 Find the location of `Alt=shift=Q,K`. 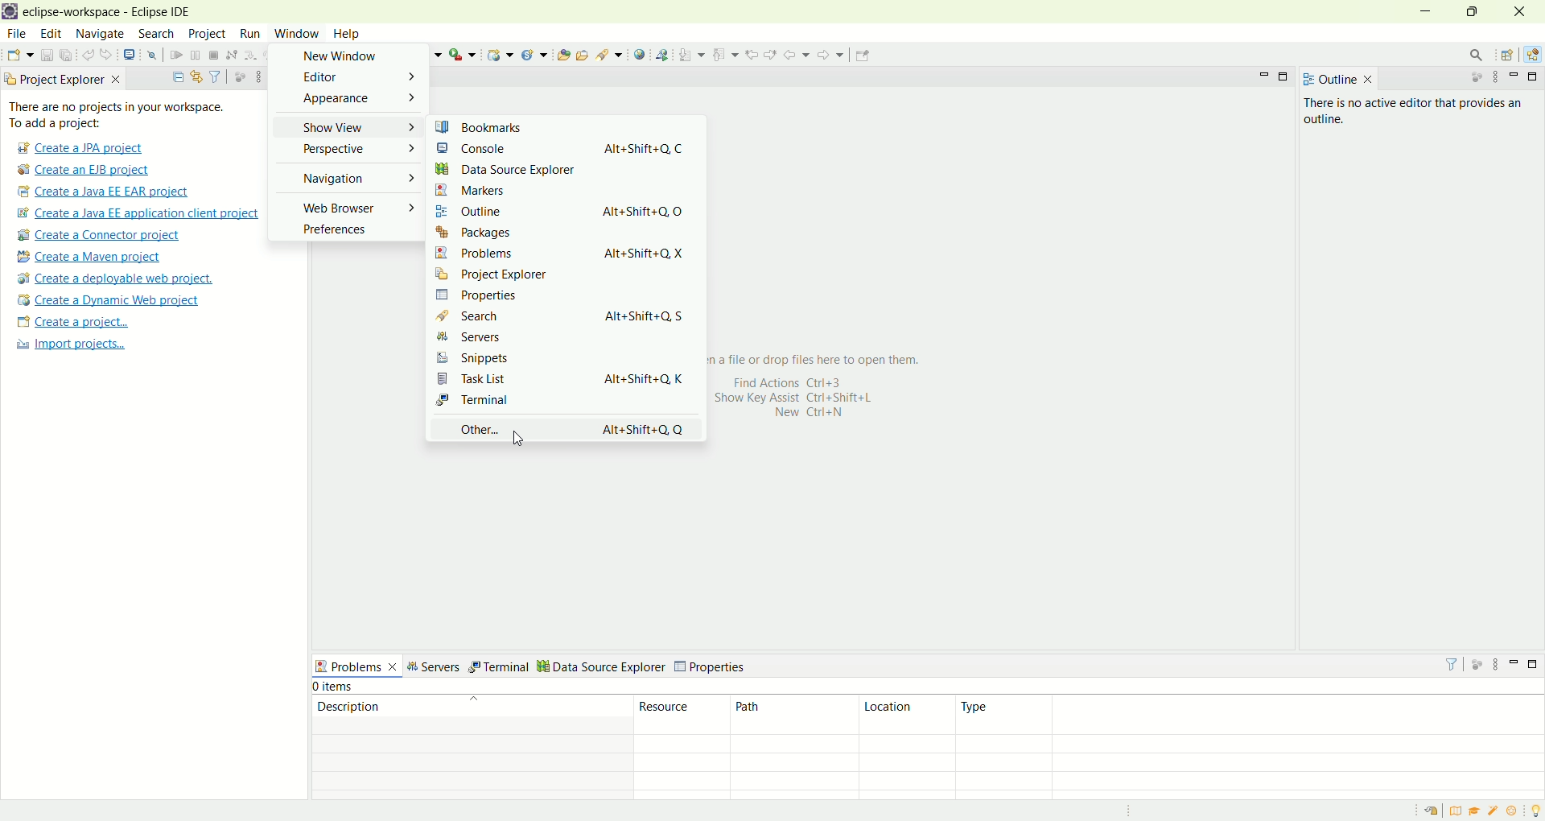

Alt=shift=Q,K is located at coordinates (653, 377).